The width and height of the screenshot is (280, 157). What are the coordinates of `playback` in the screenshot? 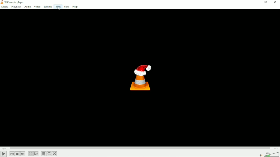 It's located at (16, 7).